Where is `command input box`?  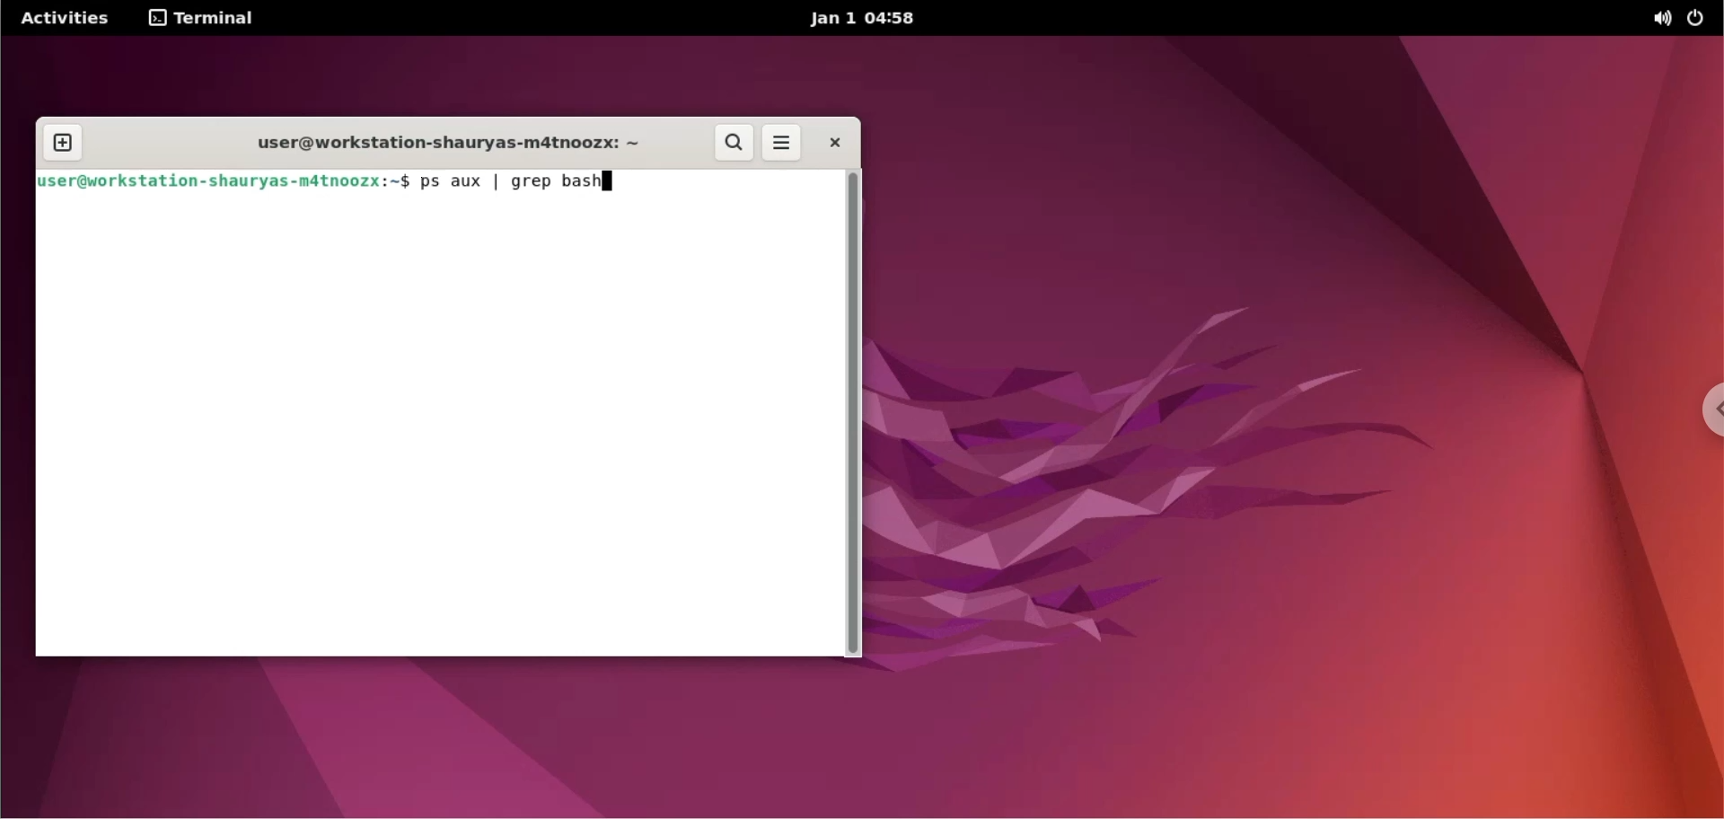 command input box is located at coordinates (437, 428).